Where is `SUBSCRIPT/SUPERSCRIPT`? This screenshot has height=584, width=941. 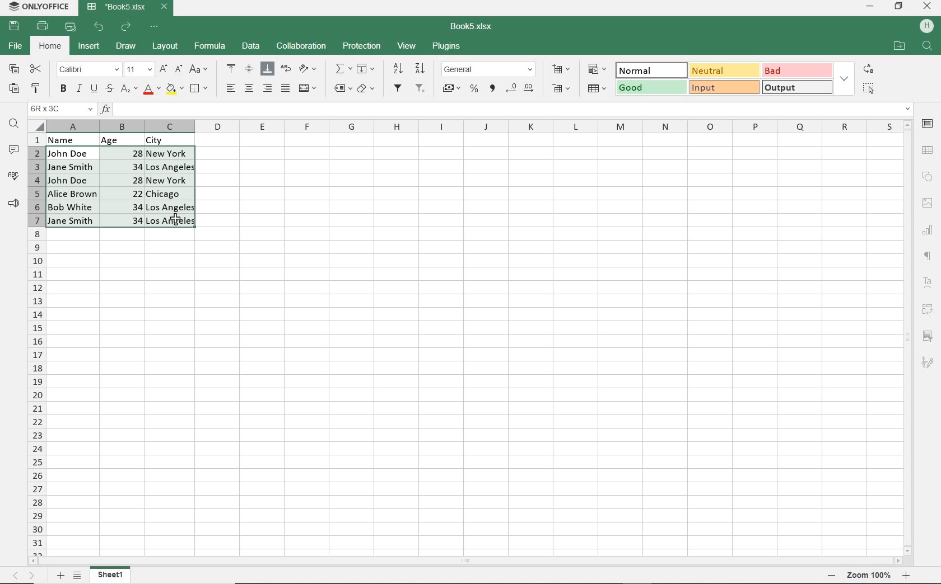 SUBSCRIPT/SUPERSCRIPT is located at coordinates (128, 88).